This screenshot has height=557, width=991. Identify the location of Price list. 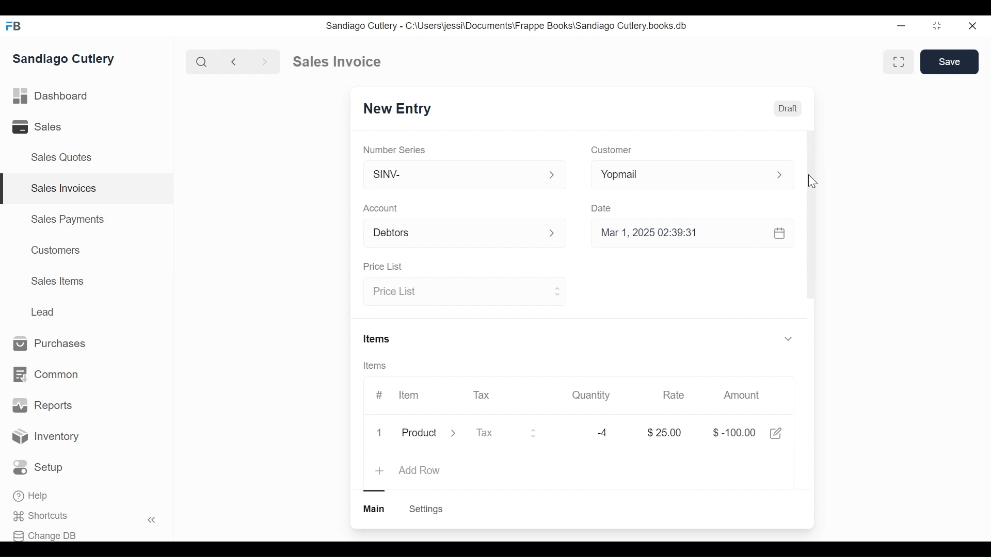
(383, 266).